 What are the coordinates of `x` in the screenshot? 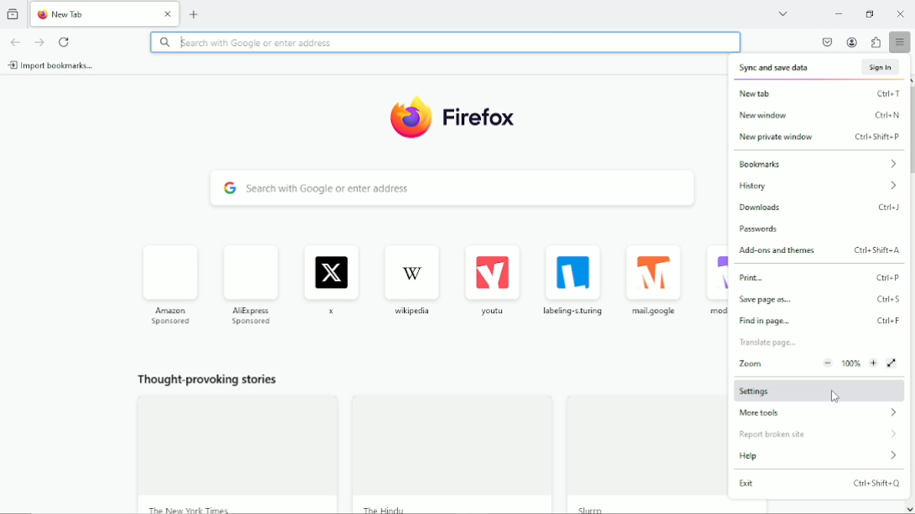 It's located at (330, 280).